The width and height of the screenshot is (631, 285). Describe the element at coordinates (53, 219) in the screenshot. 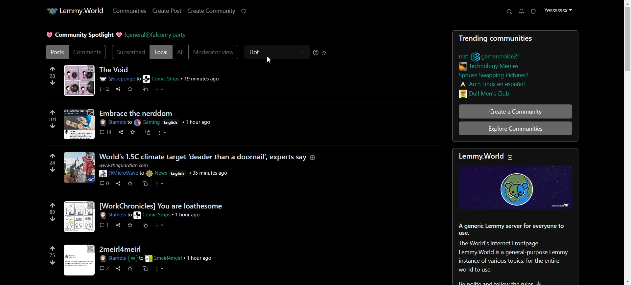

I see `downvote` at that location.